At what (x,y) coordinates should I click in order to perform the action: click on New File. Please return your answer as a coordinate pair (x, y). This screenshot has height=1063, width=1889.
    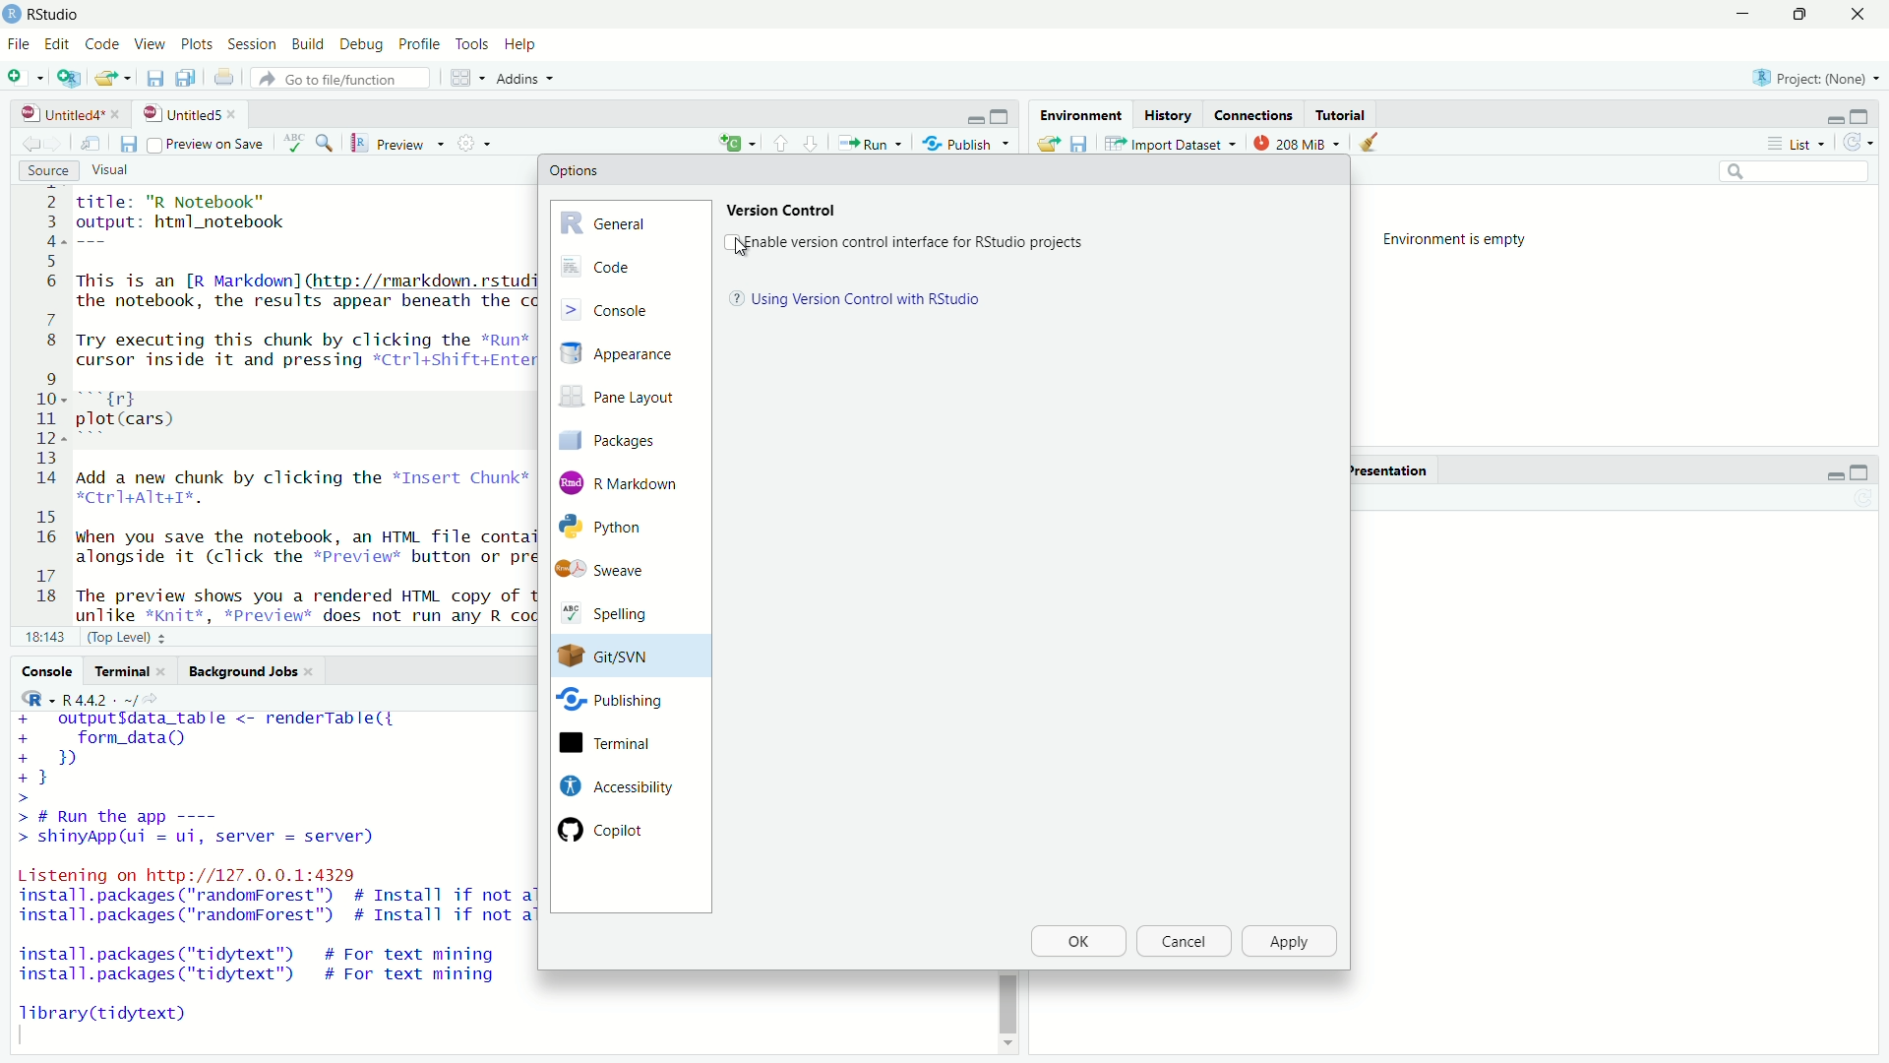
    Looking at the image, I should click on (27, 76).